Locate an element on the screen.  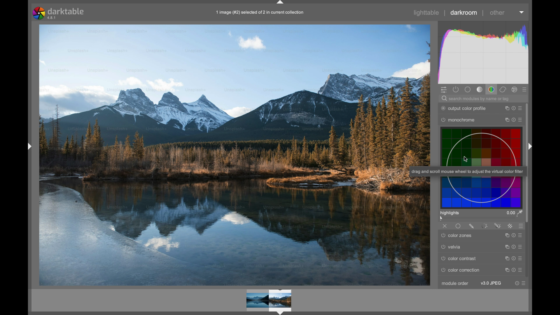
reset is located at coordinates (514, 236).